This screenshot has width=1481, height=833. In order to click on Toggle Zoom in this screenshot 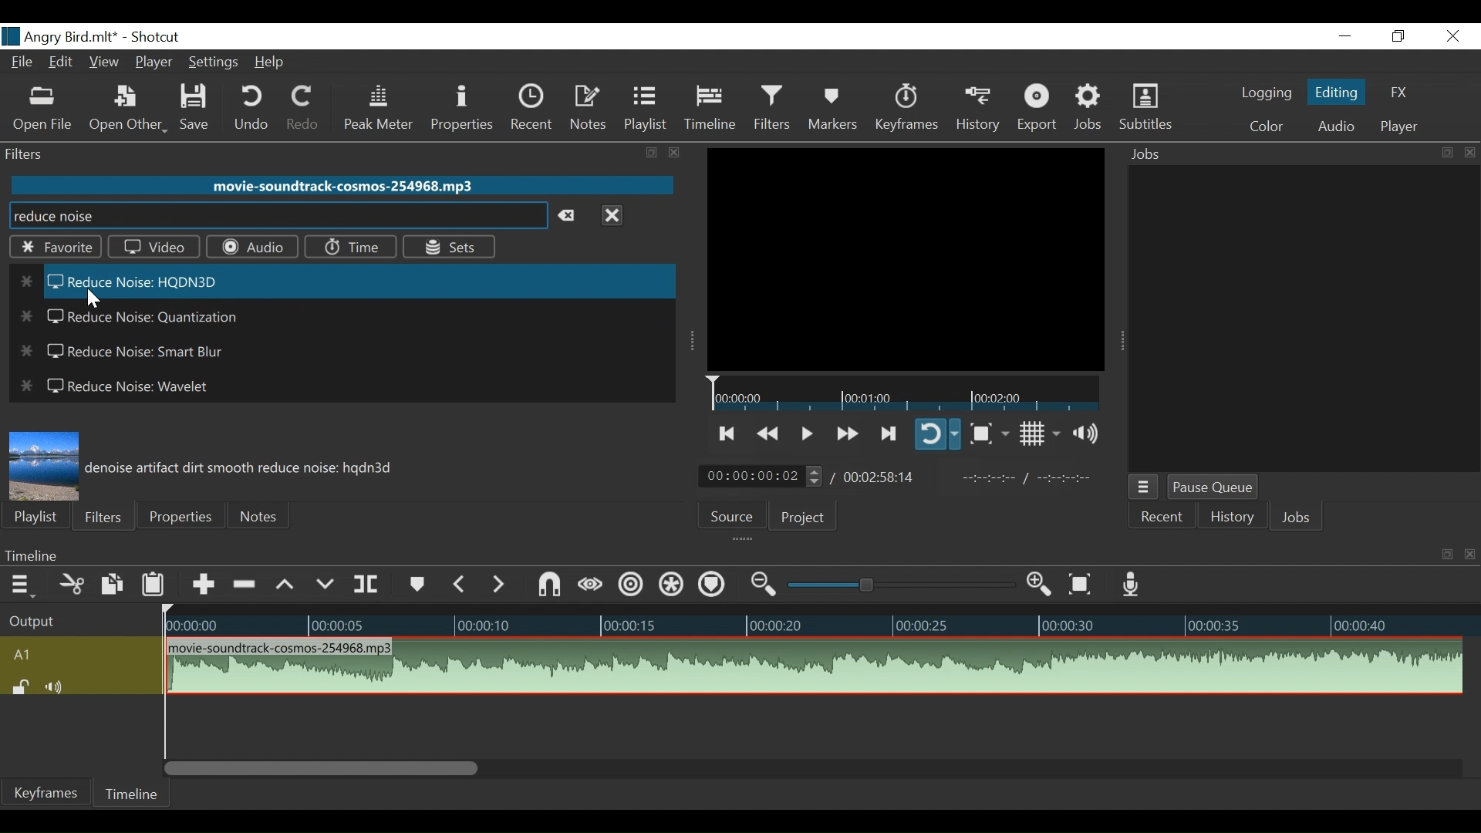, I will do `click(989, 433)`.